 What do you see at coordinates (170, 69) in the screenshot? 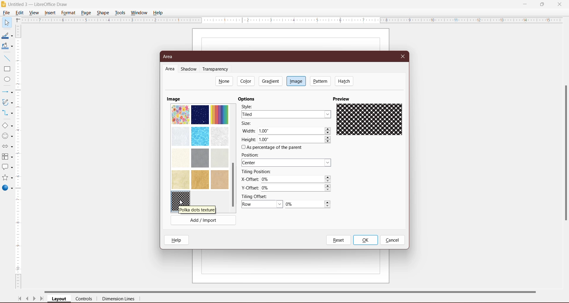
I see `Area` at bounding box center [170, 69].